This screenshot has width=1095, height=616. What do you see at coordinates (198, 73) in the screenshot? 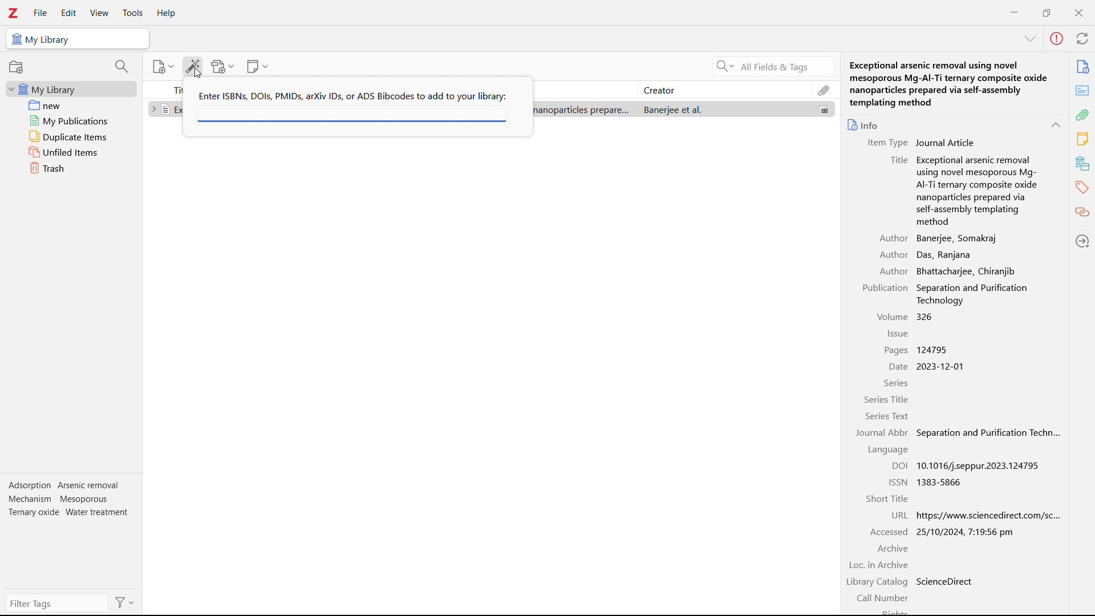
I see `cursor` at bounding box center [198, 73].